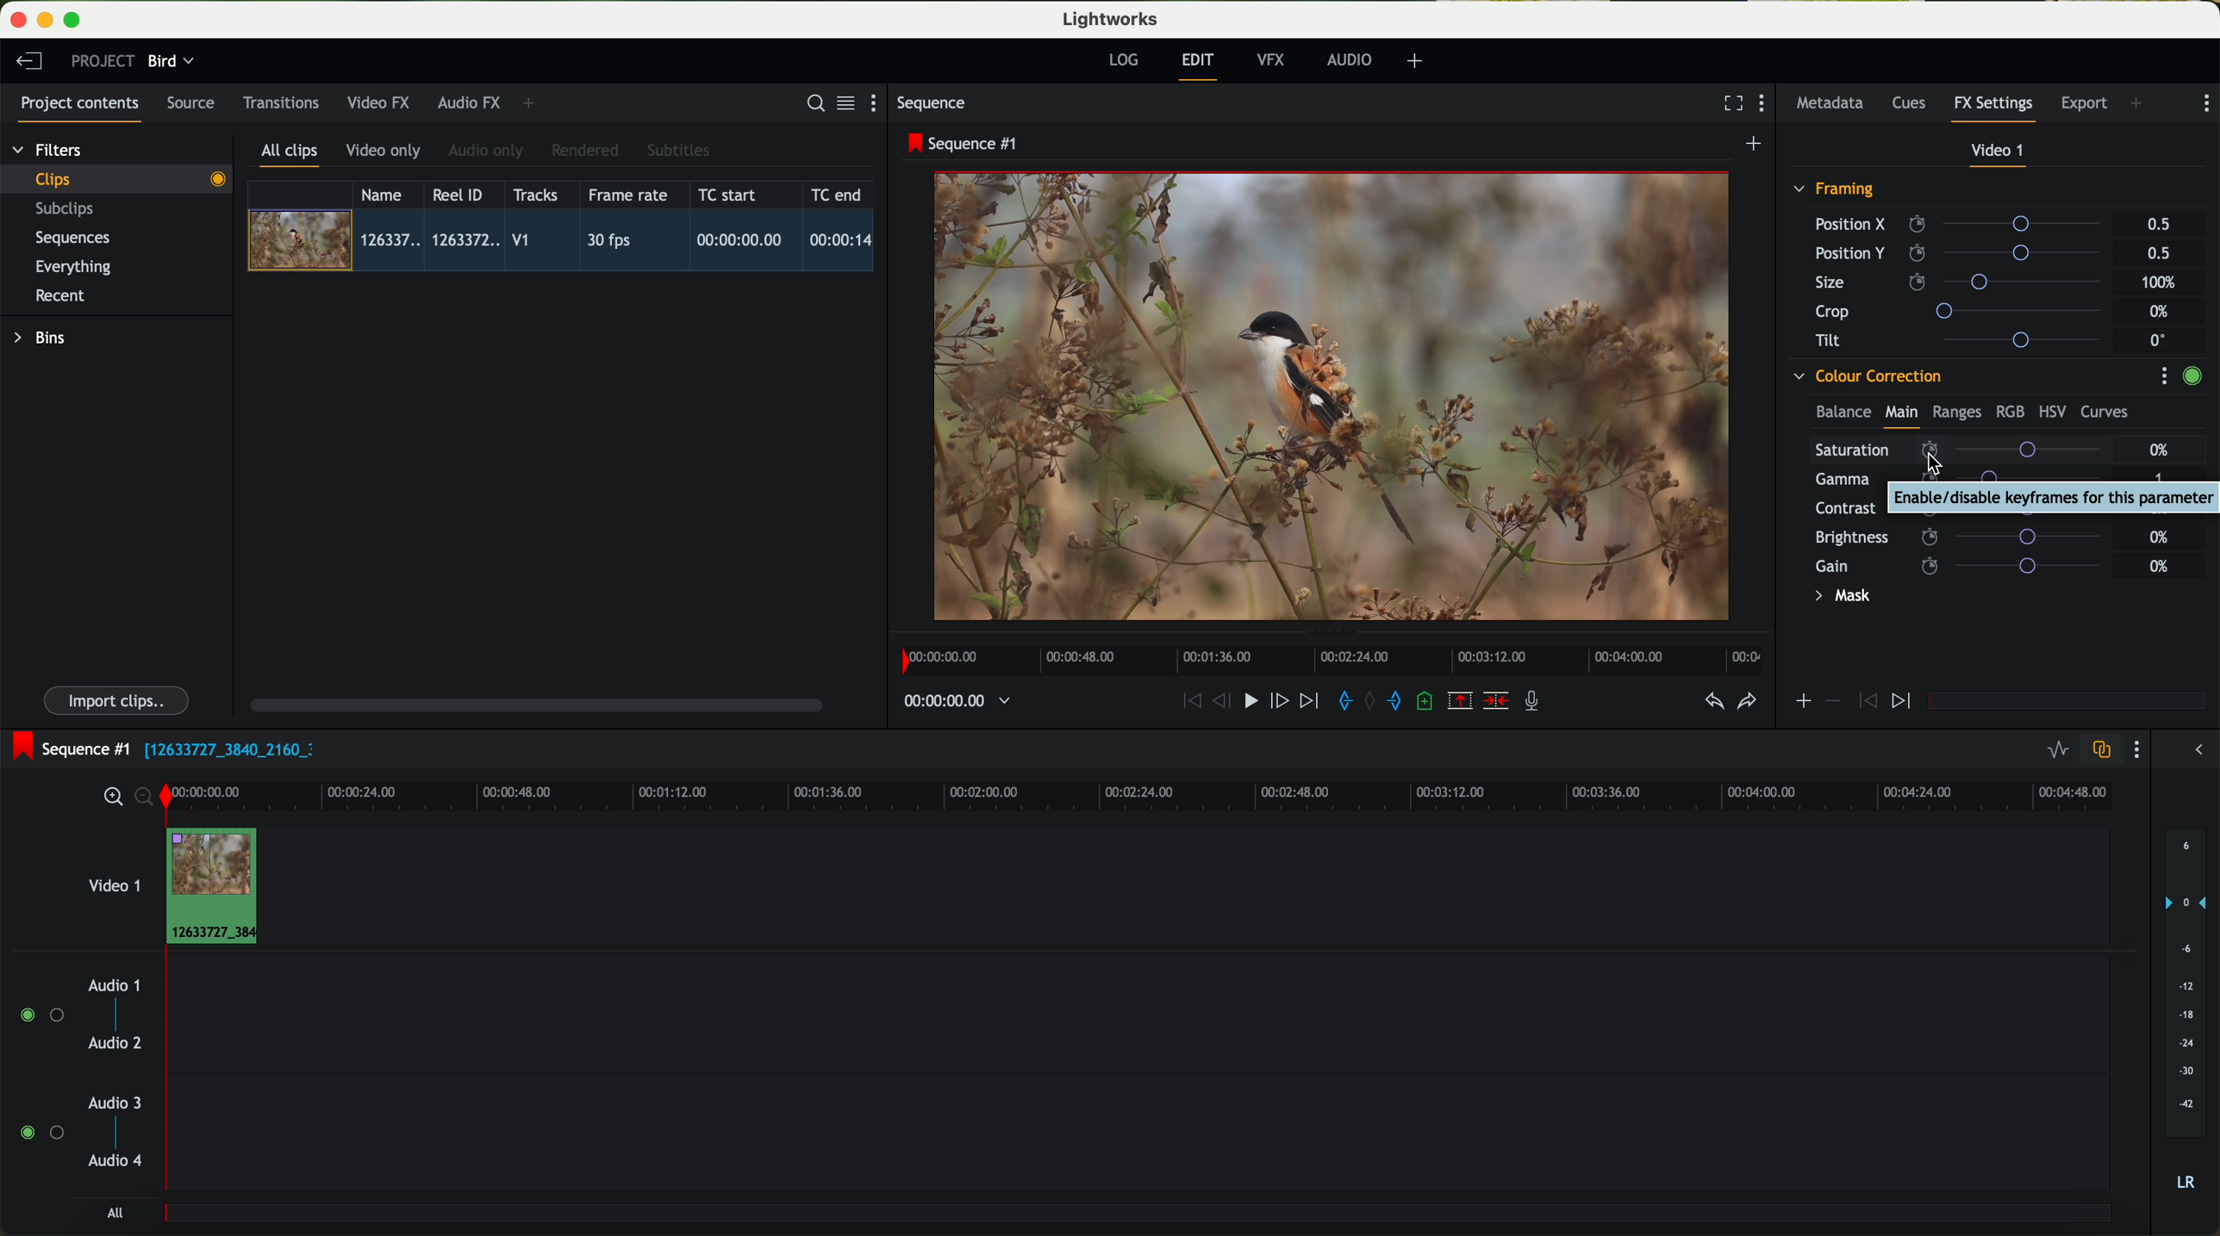 The width and height of the screenshot is (2220, 1236). Describe the element at coordinates (2192, 378) in the screenshot. I see `enable` at that location.